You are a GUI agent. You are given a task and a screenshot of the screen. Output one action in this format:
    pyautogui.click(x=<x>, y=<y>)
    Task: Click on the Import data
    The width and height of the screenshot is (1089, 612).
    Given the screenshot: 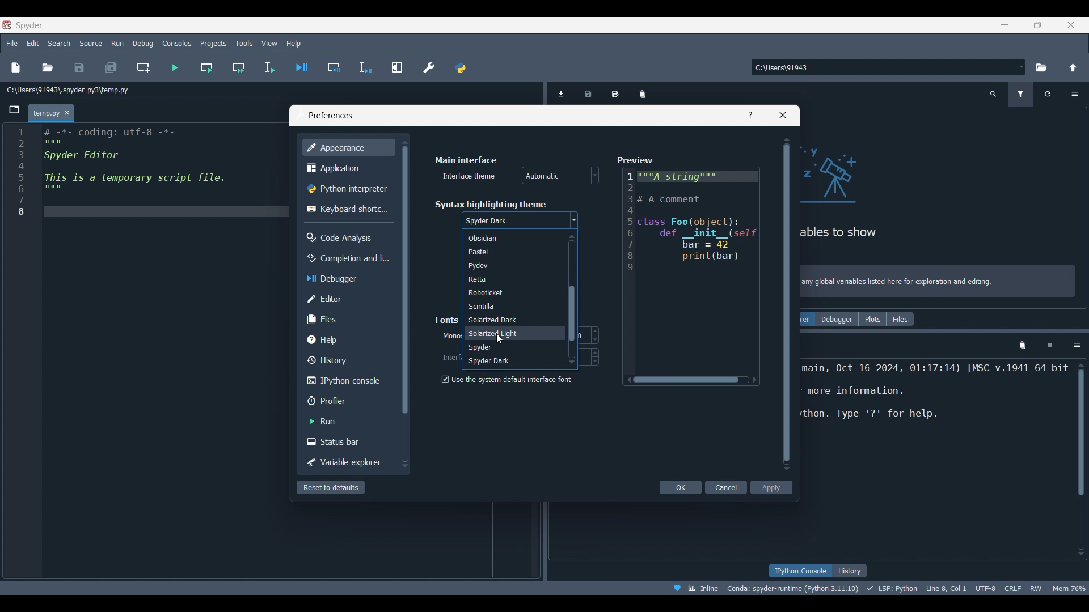 What is the action you would take?
    pyautogui.click(x=563, y=93)
    